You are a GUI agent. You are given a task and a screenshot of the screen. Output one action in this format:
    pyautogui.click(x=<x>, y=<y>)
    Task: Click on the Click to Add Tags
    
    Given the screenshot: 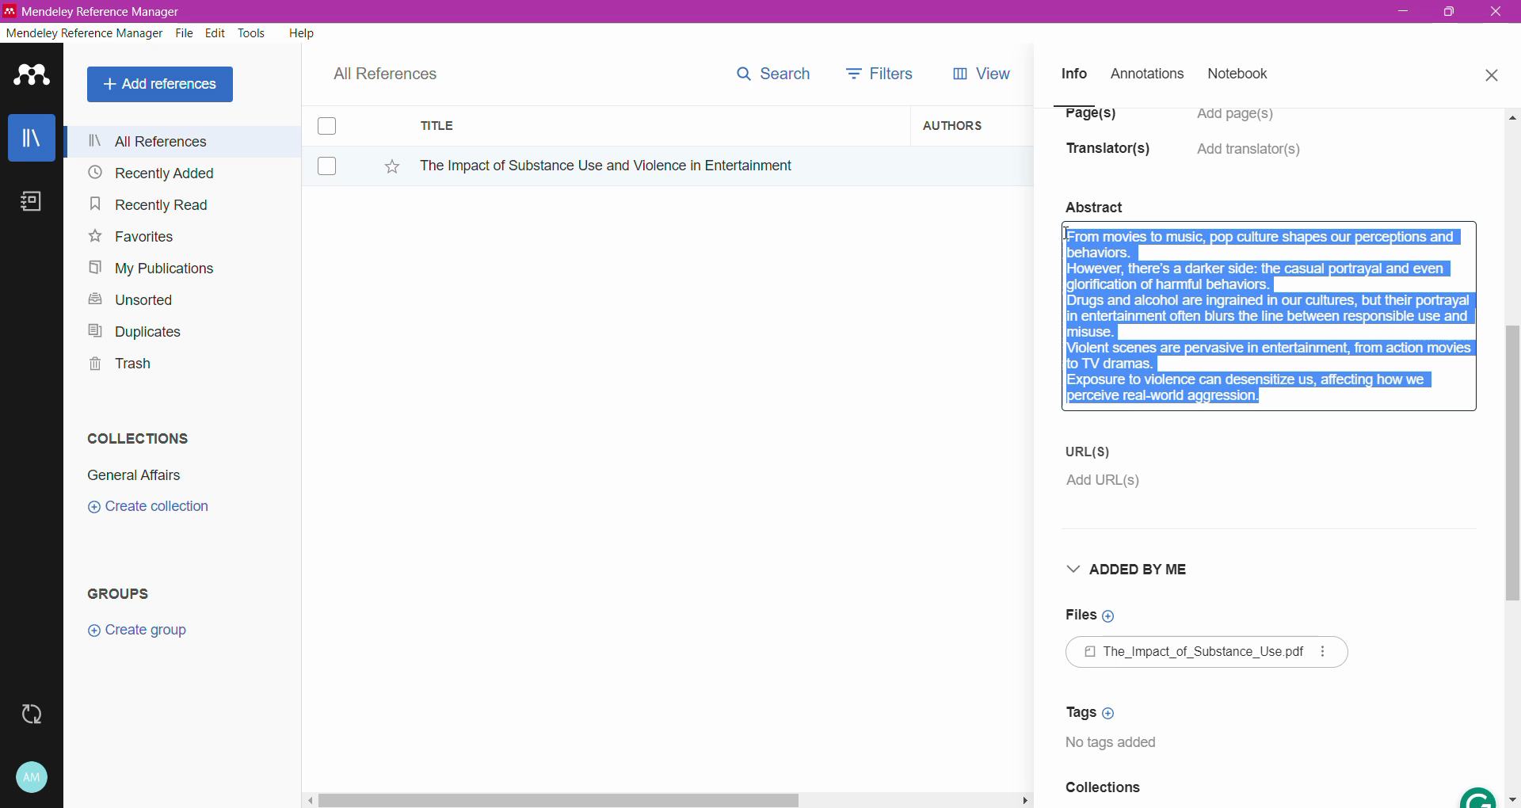 What is the action you would take?
    pyautogui.click(x=1096, y=712)
    